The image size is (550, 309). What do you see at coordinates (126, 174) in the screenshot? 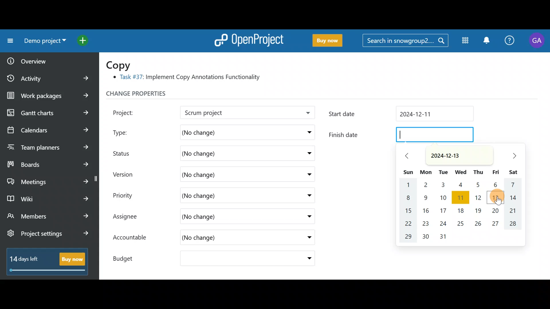
I see `Version` at bounding box center [126, 174].